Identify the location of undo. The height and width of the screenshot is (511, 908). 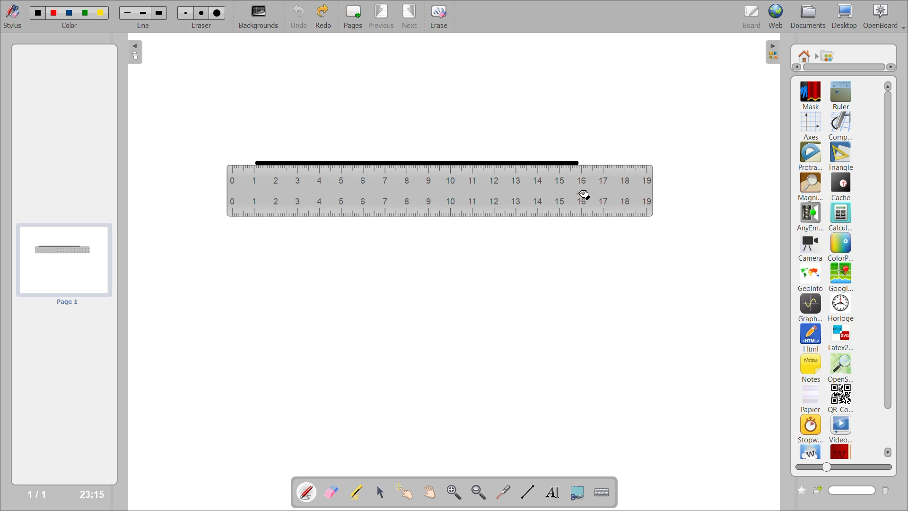
(300, 16).